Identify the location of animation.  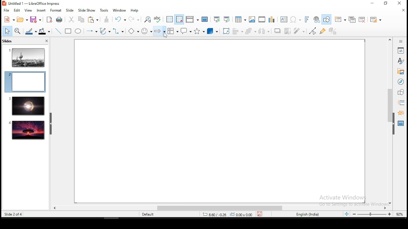
(400, 112).